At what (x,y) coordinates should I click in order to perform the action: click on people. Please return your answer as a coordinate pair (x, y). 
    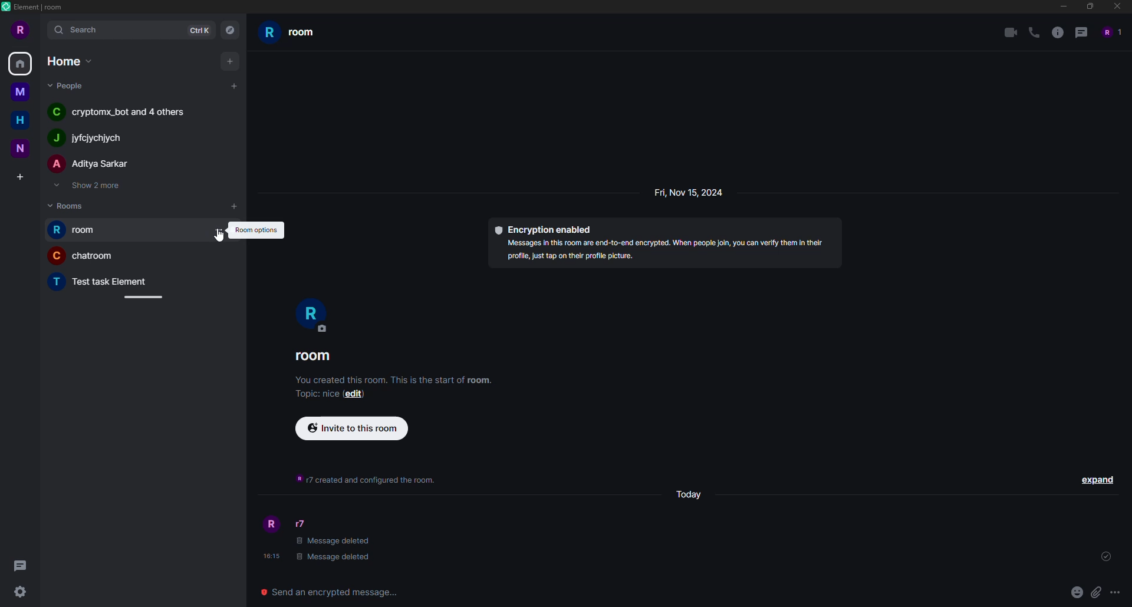
    Looking at the image, I should click on (1111, 32).